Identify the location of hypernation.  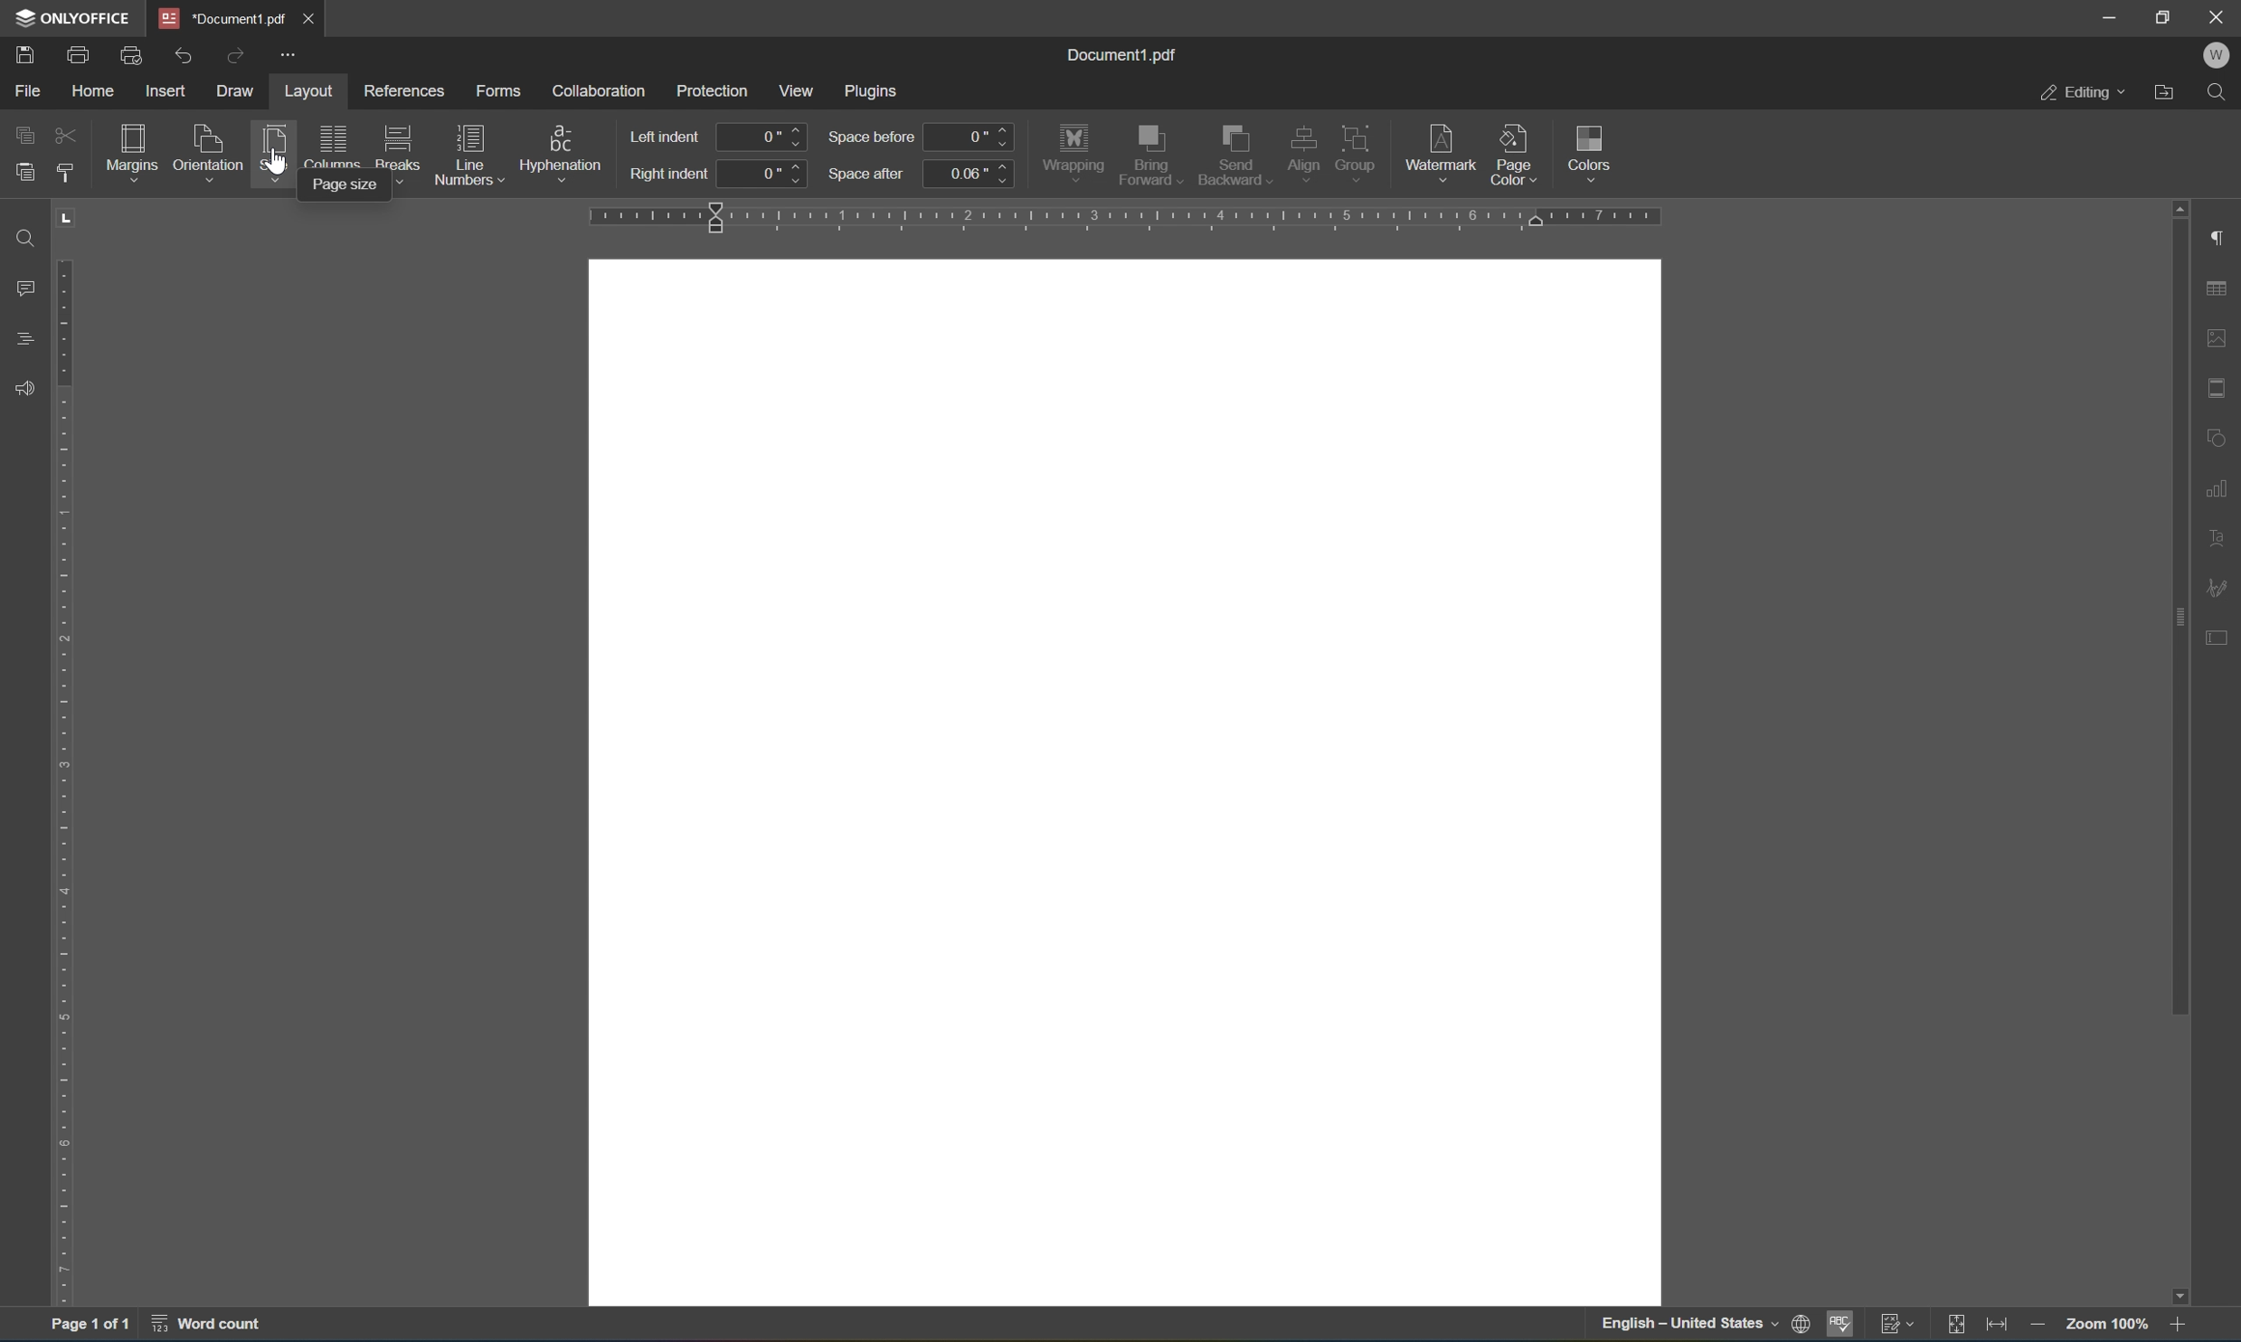
(564, 149).